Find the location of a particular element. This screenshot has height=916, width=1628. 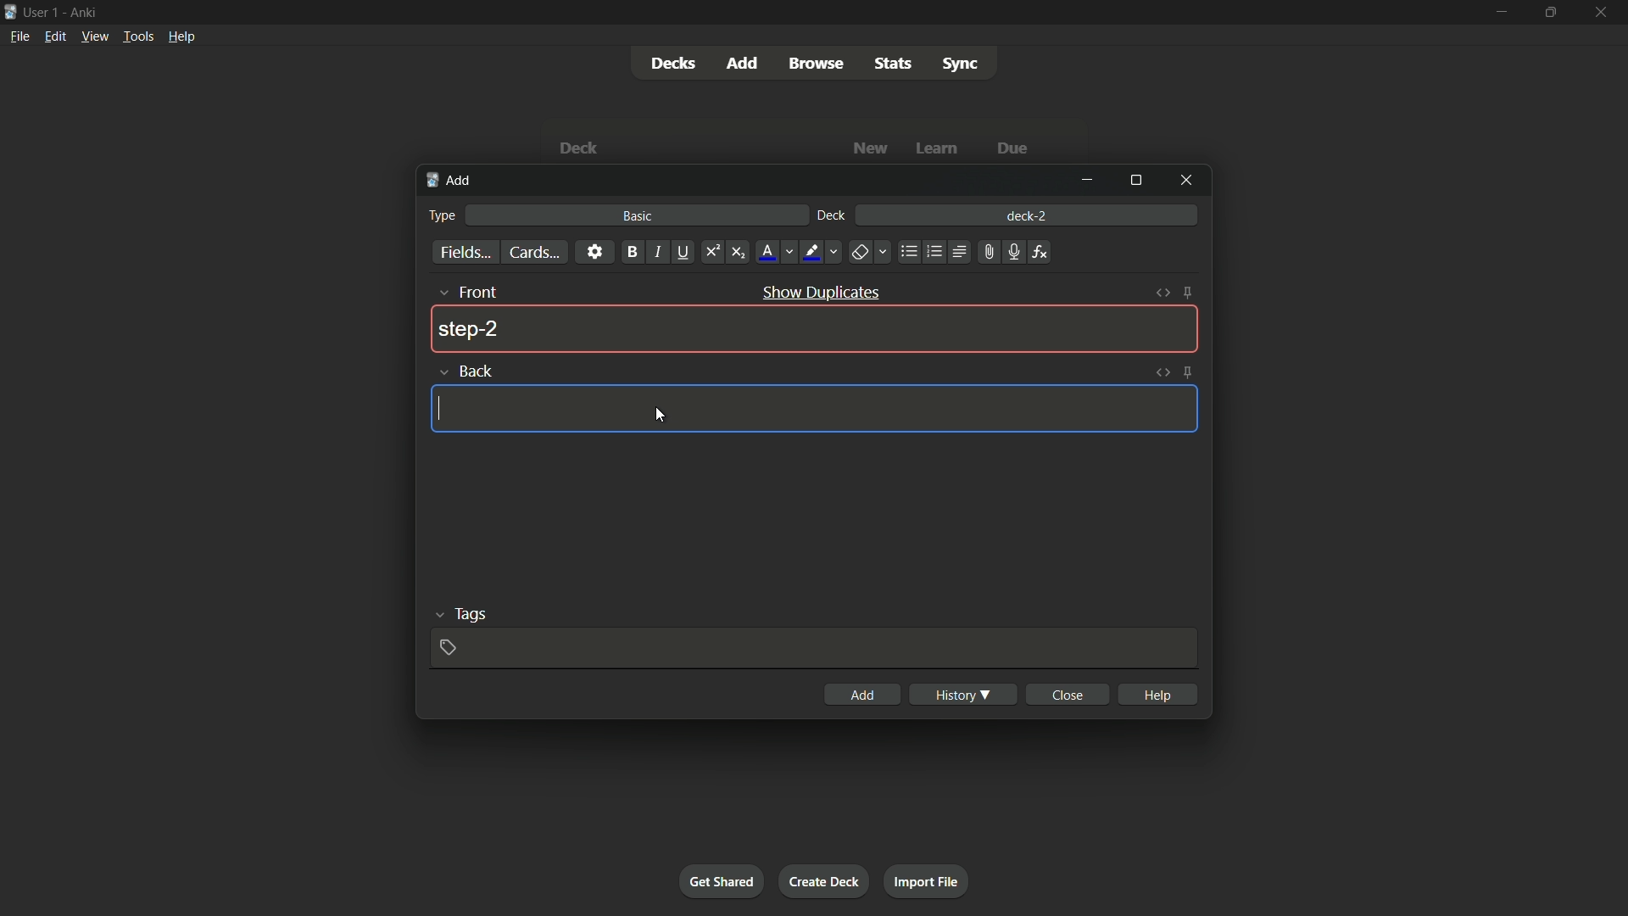

maximize is located at coordinates (1549, 12).